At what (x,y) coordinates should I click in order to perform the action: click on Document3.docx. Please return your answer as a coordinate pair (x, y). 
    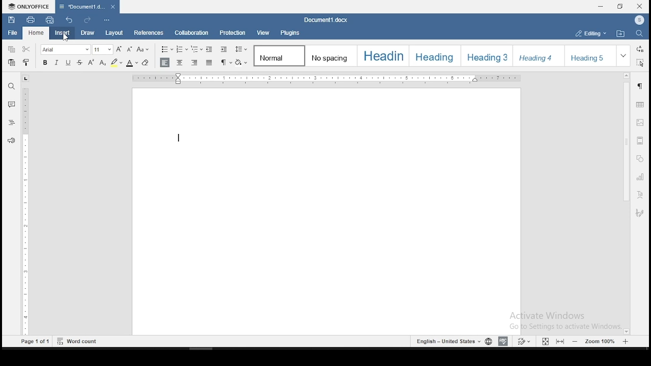
    Looking at the image, I should click on (328, 20).